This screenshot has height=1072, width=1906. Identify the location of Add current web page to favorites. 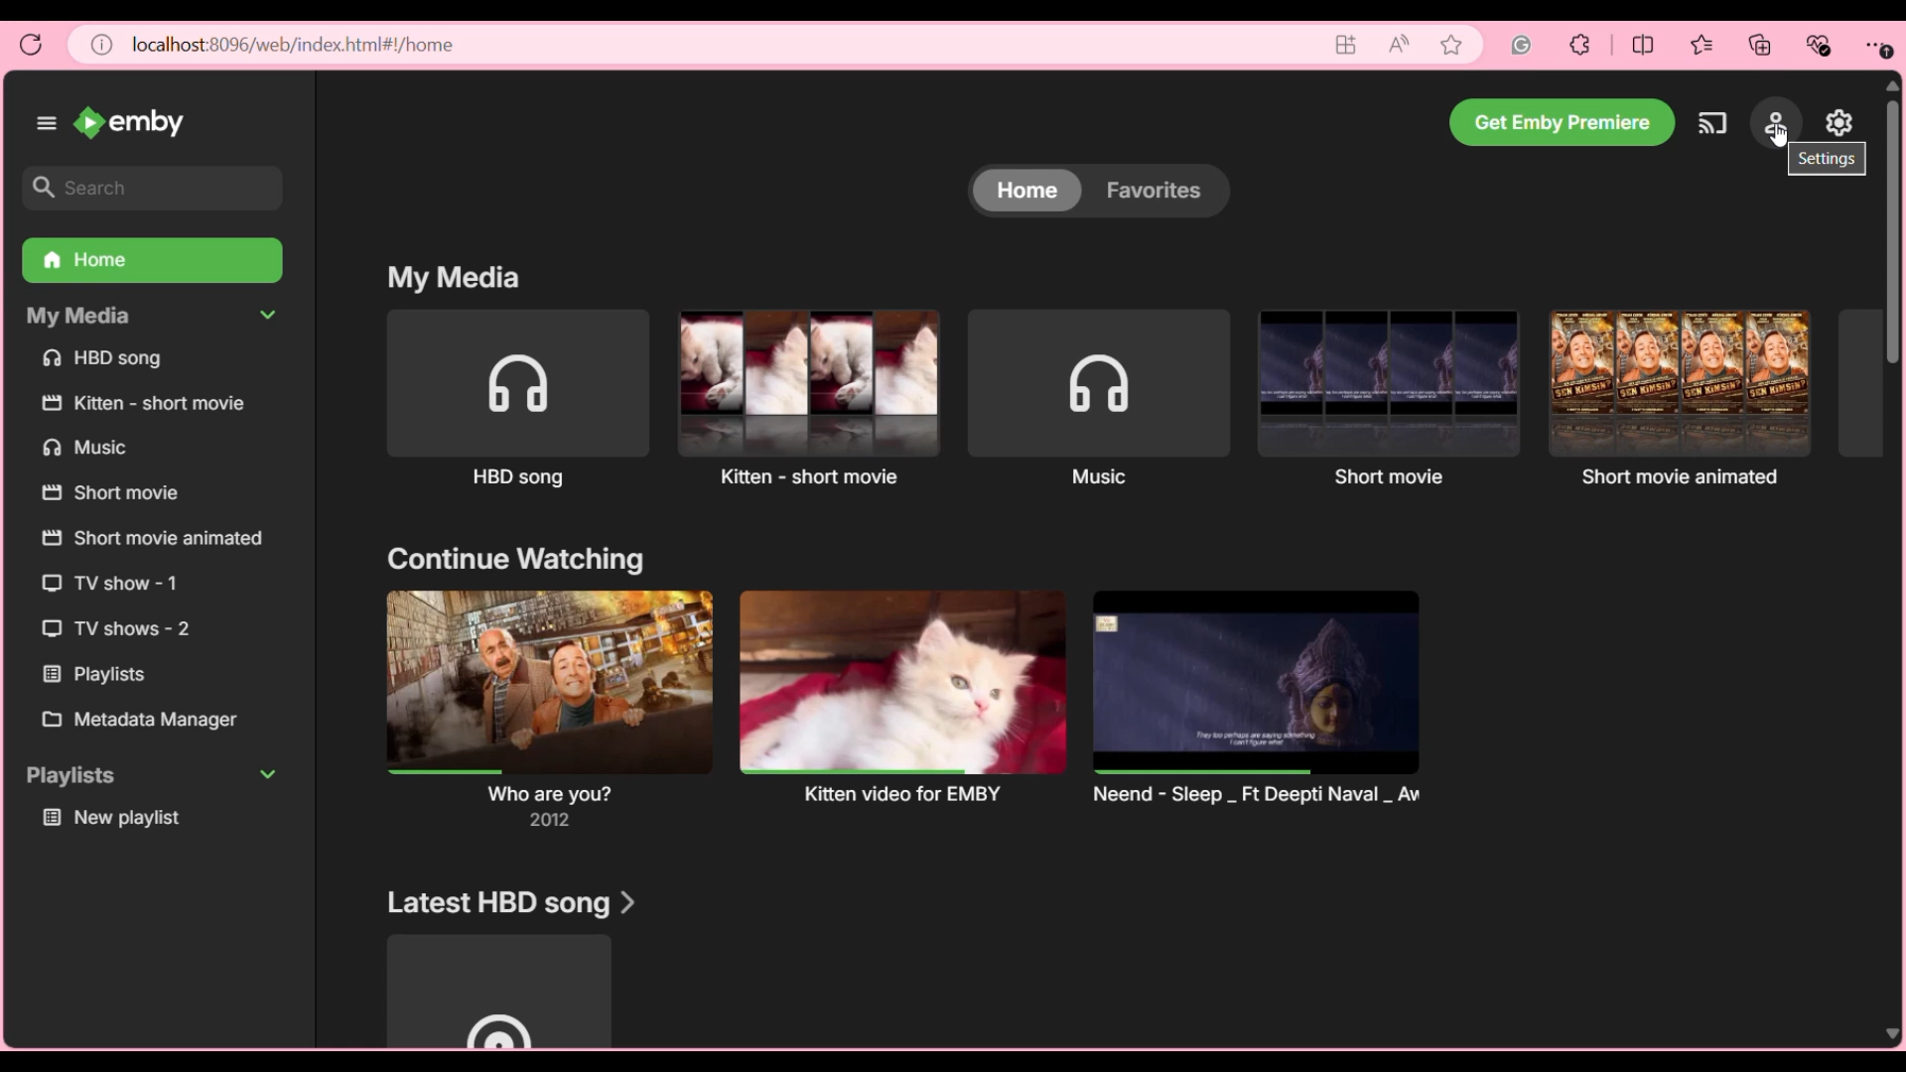
(1452, 45).